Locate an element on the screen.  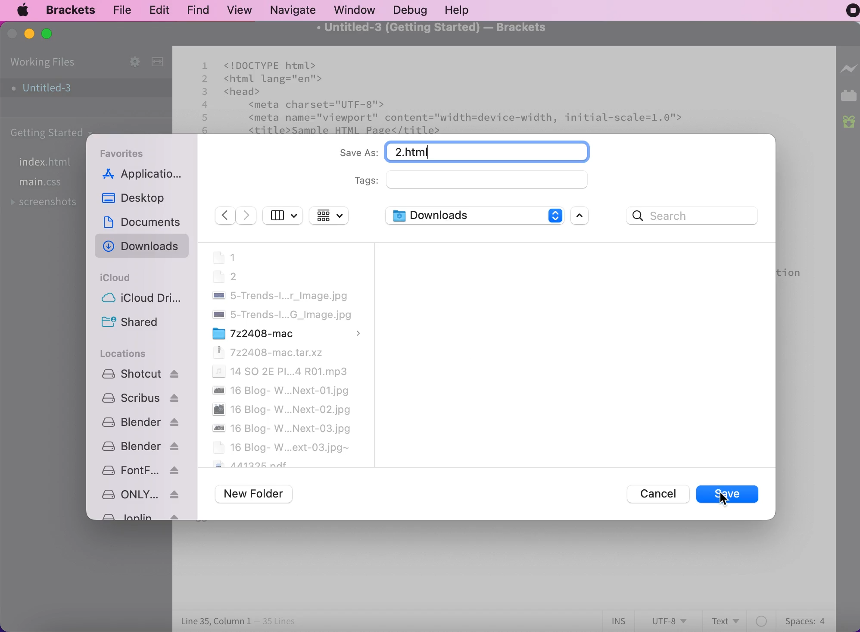
ins is located at coordinates (621, 620).